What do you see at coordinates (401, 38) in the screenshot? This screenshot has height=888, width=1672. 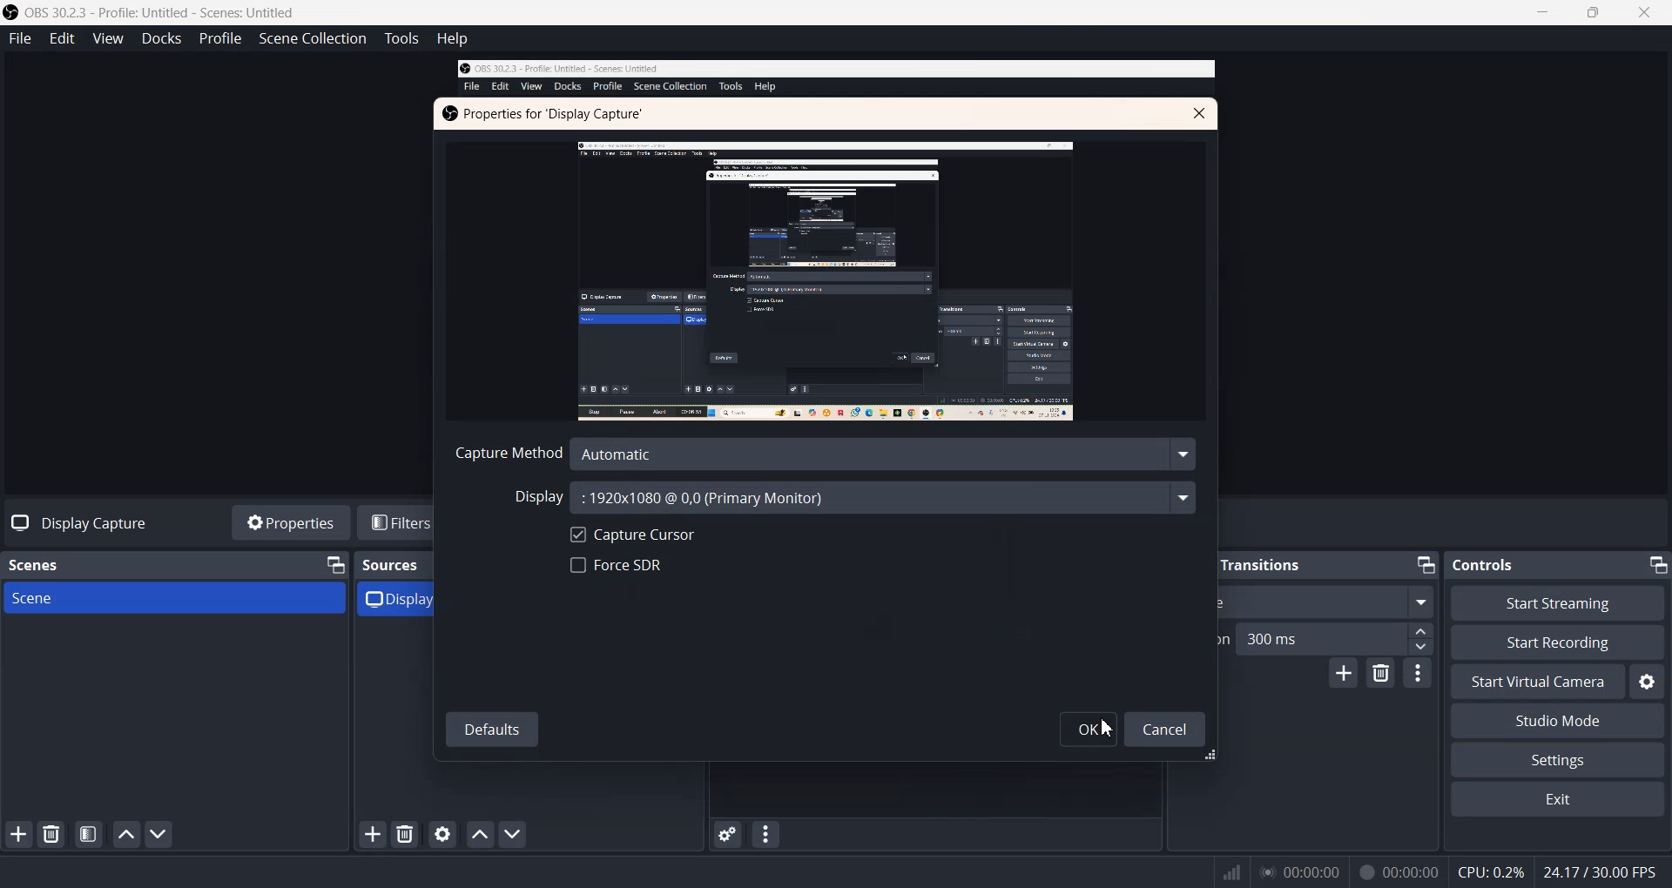 I see `Tools` at bounding box center [401, 38].